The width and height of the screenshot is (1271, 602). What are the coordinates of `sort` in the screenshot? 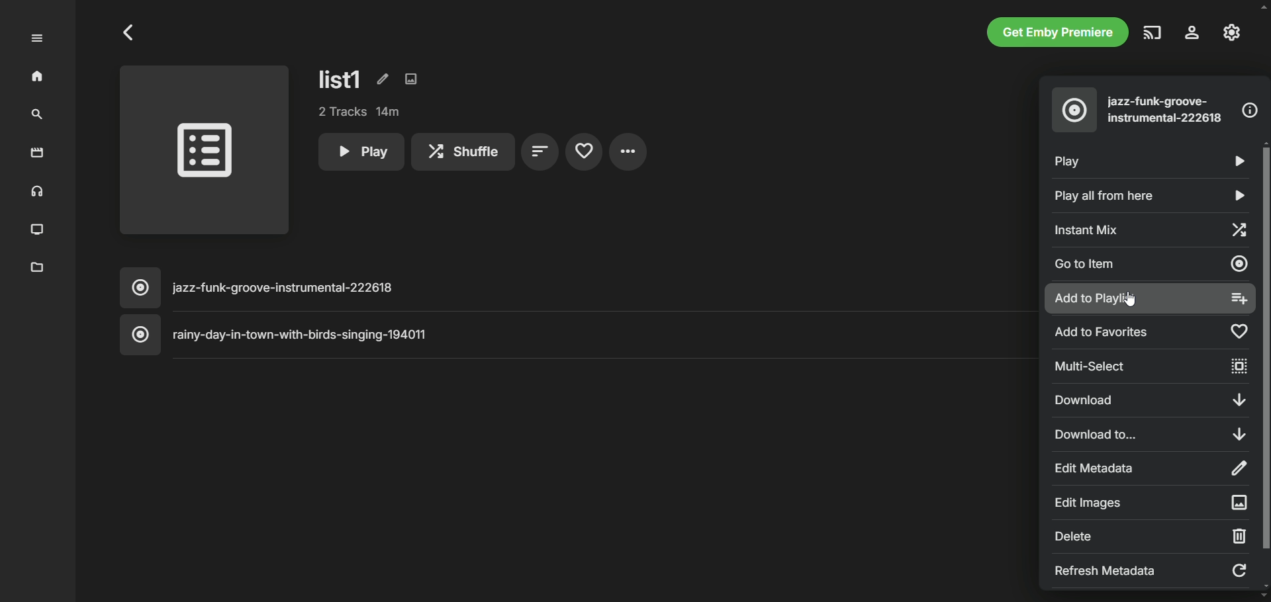 It's located at (540, 152).